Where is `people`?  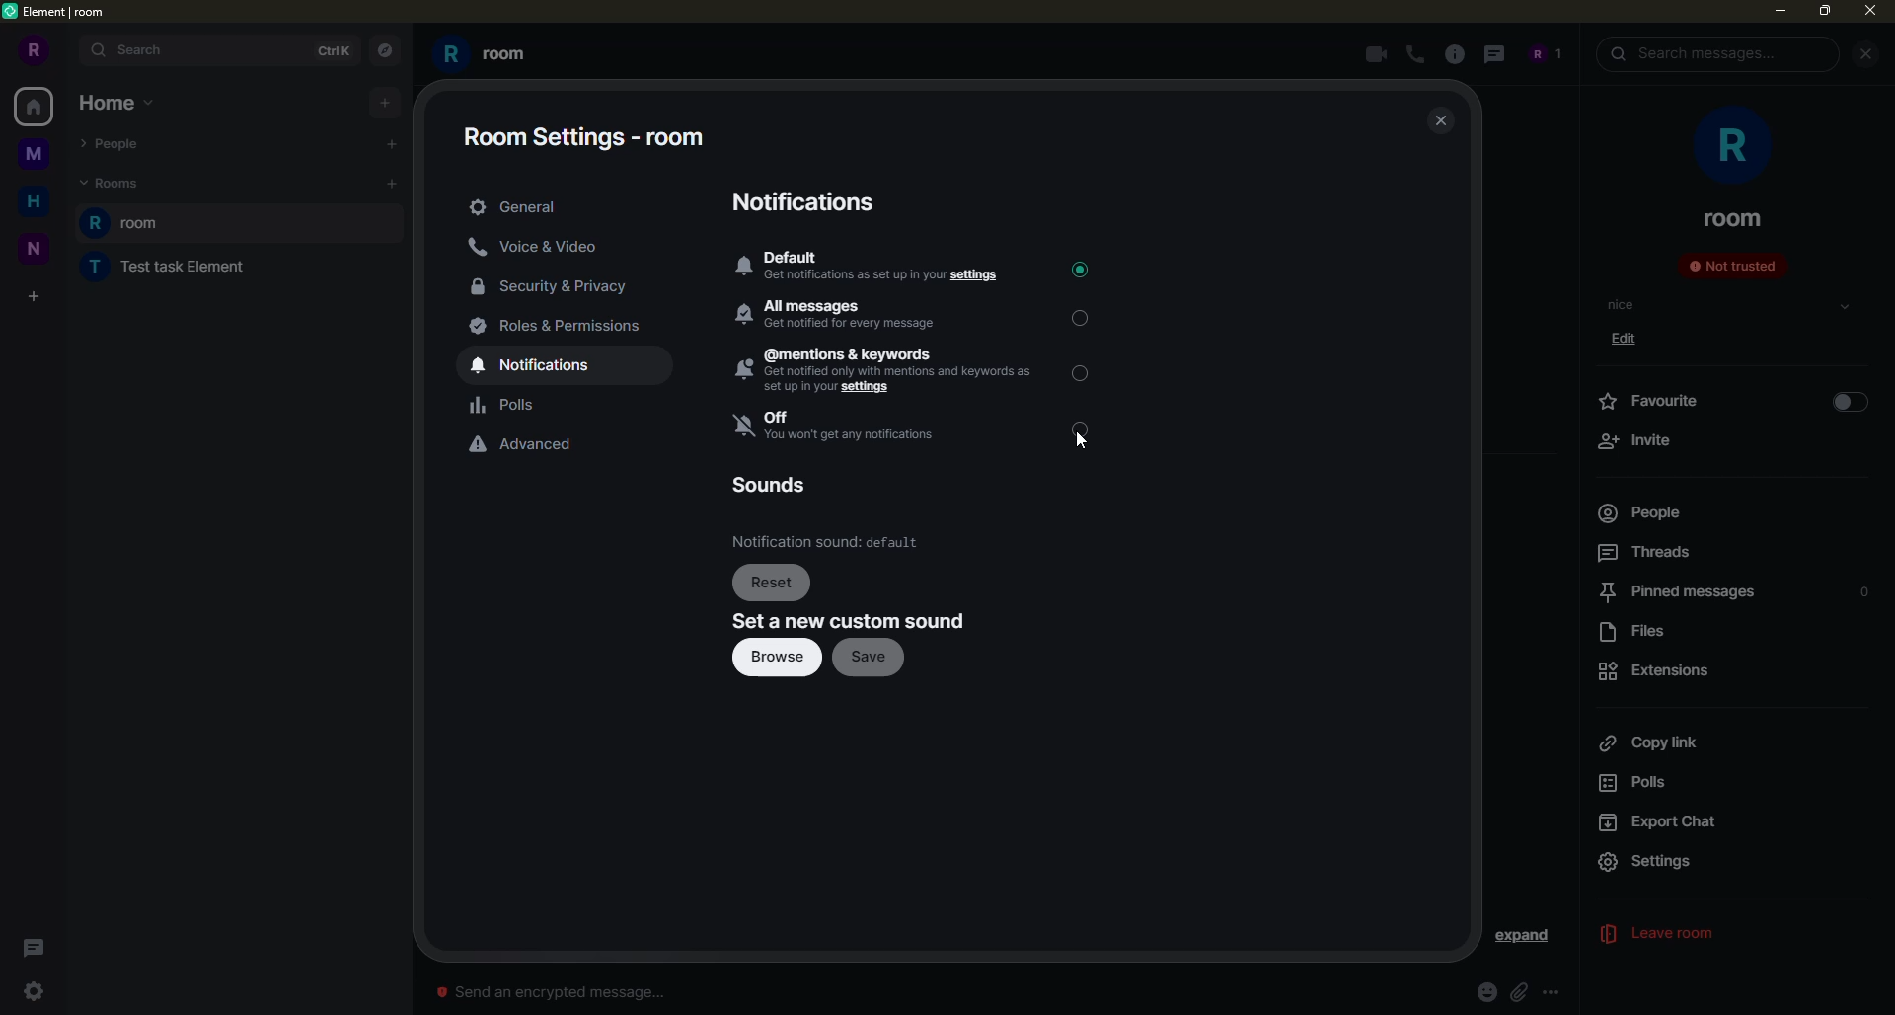
people is located at coordinates (116, 140).